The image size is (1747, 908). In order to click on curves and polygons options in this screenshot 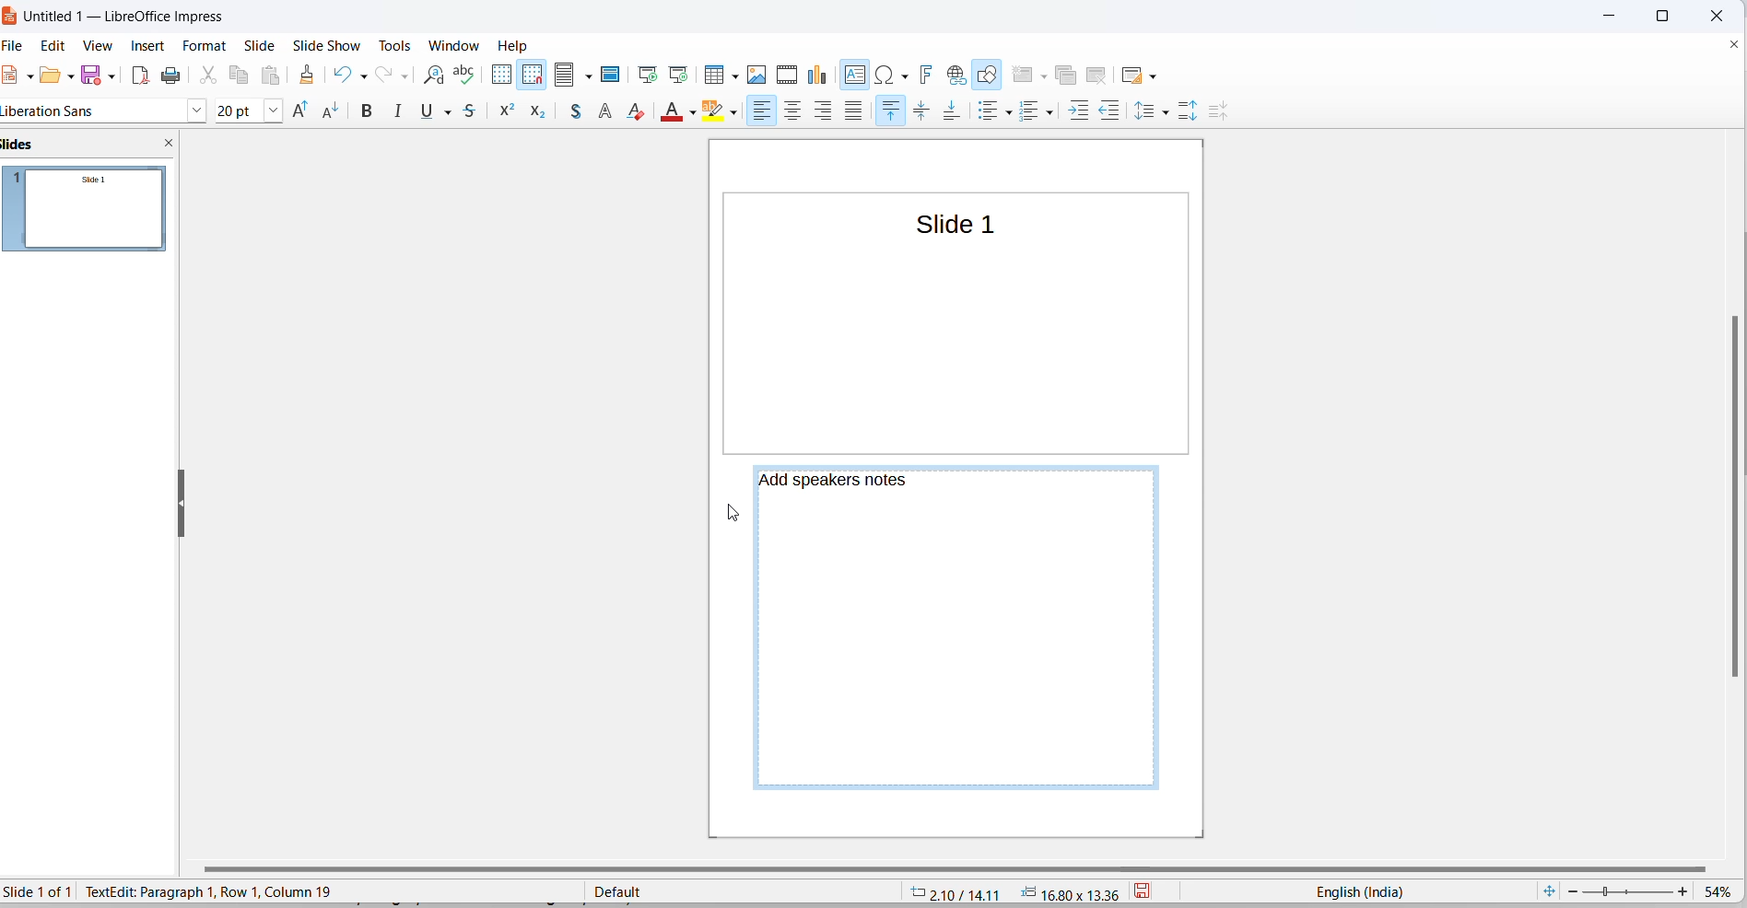, I will do `click(331, 111)`.